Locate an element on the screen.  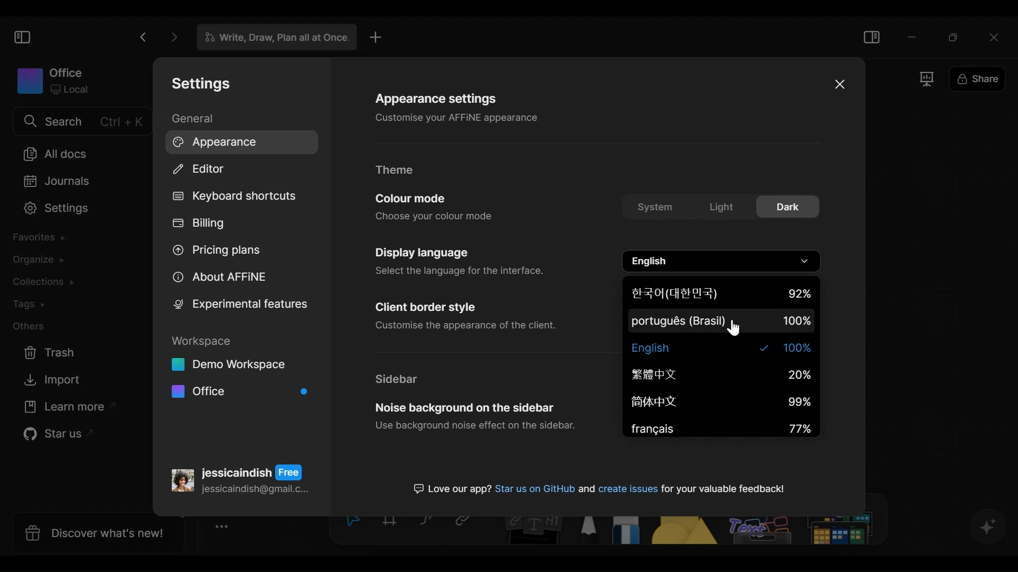
Close is located at coordinates (996, 35).